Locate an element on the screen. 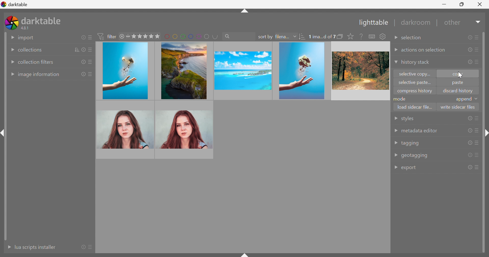 This screenshot has height=257, width=489. other is located at coordinates (453, 24).